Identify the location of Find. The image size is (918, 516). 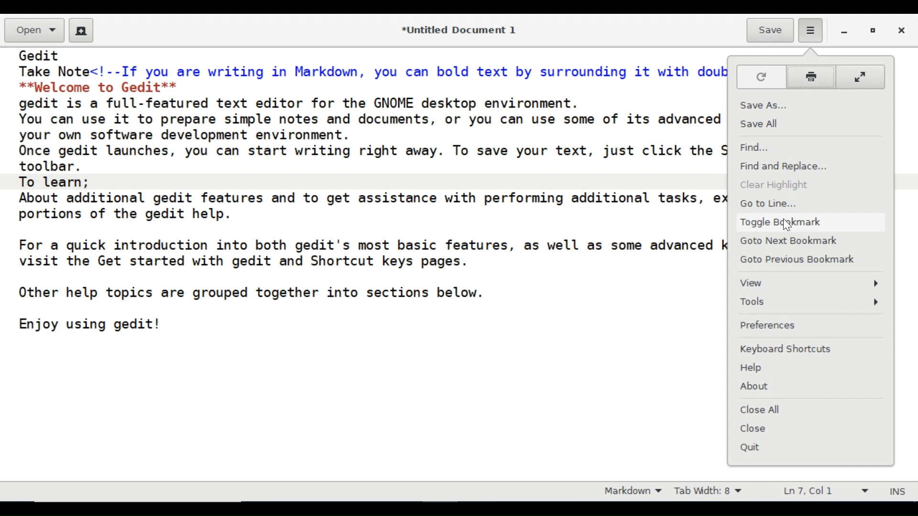
(758, 148).